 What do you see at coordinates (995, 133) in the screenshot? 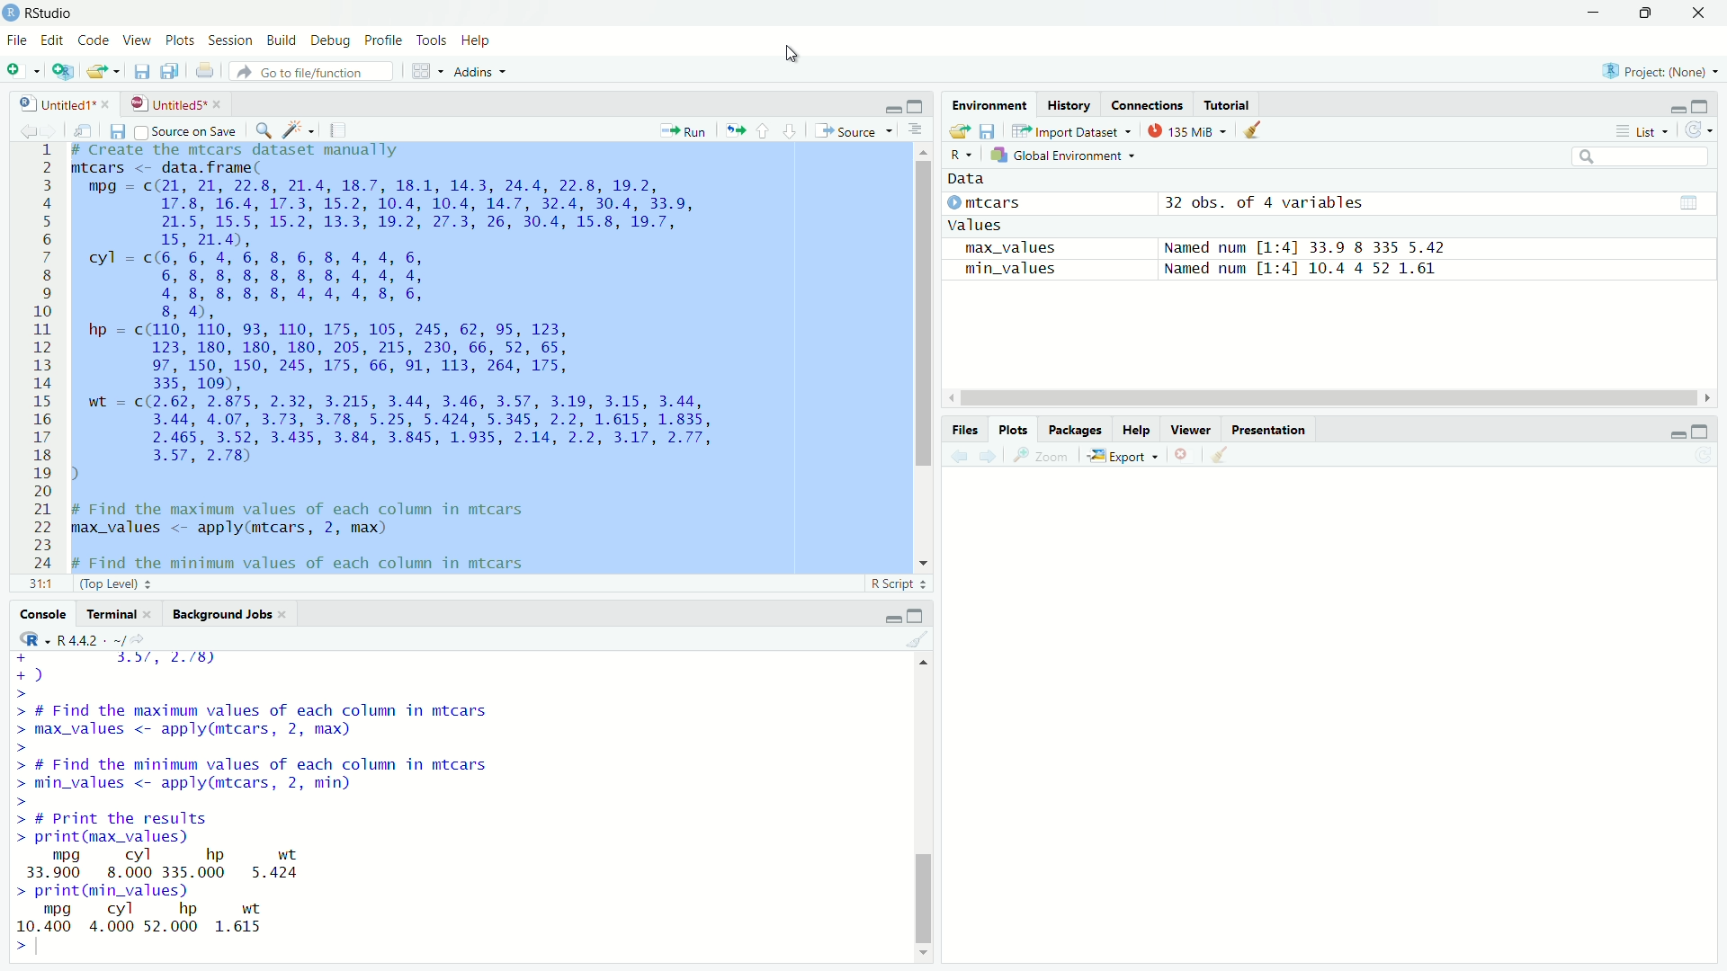
I see `files` at bounding box center [995, 133].